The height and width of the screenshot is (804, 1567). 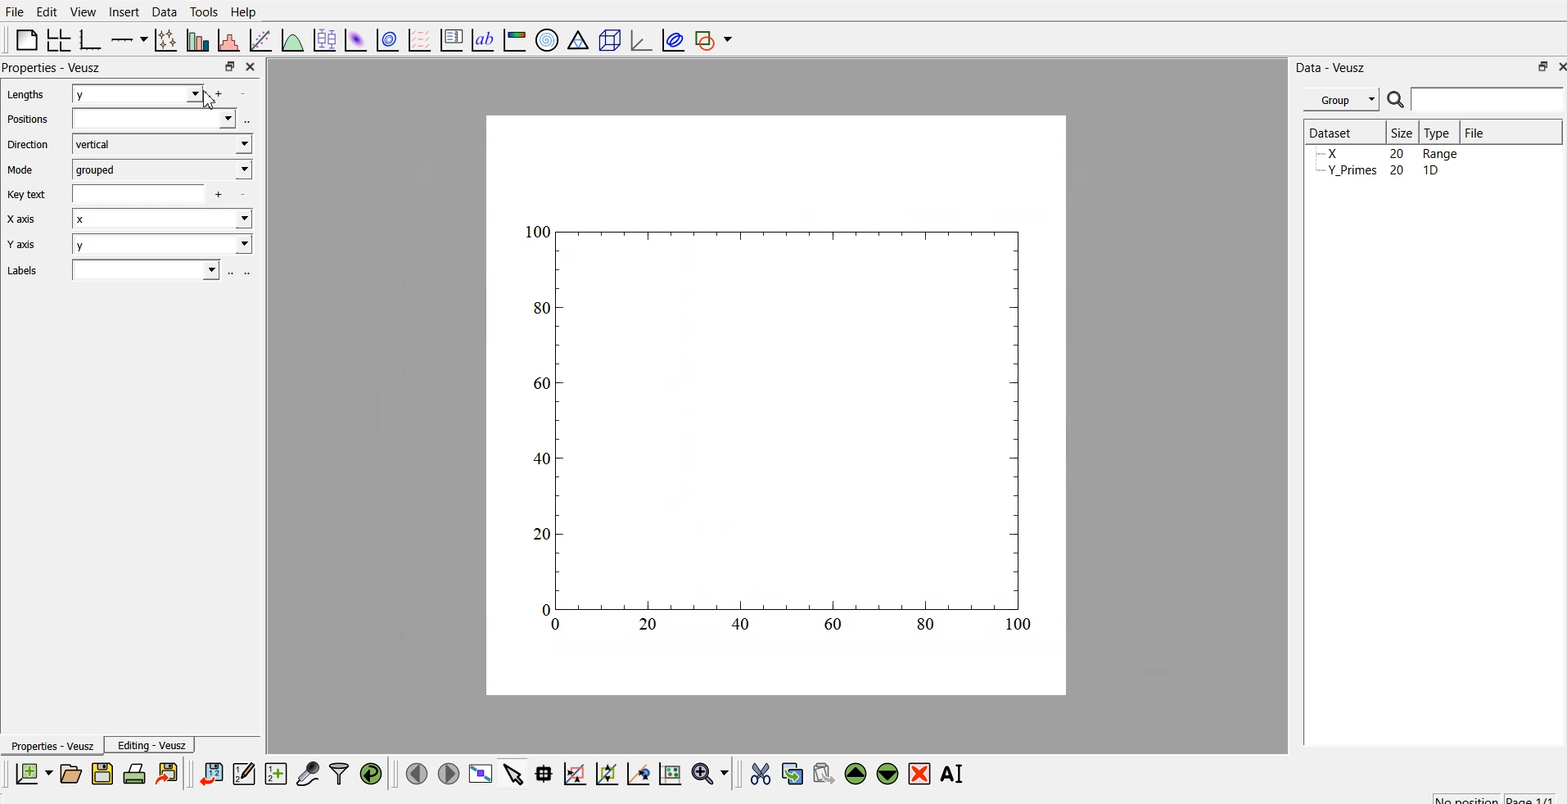 I want to click on View, so click(x=84, y=11).